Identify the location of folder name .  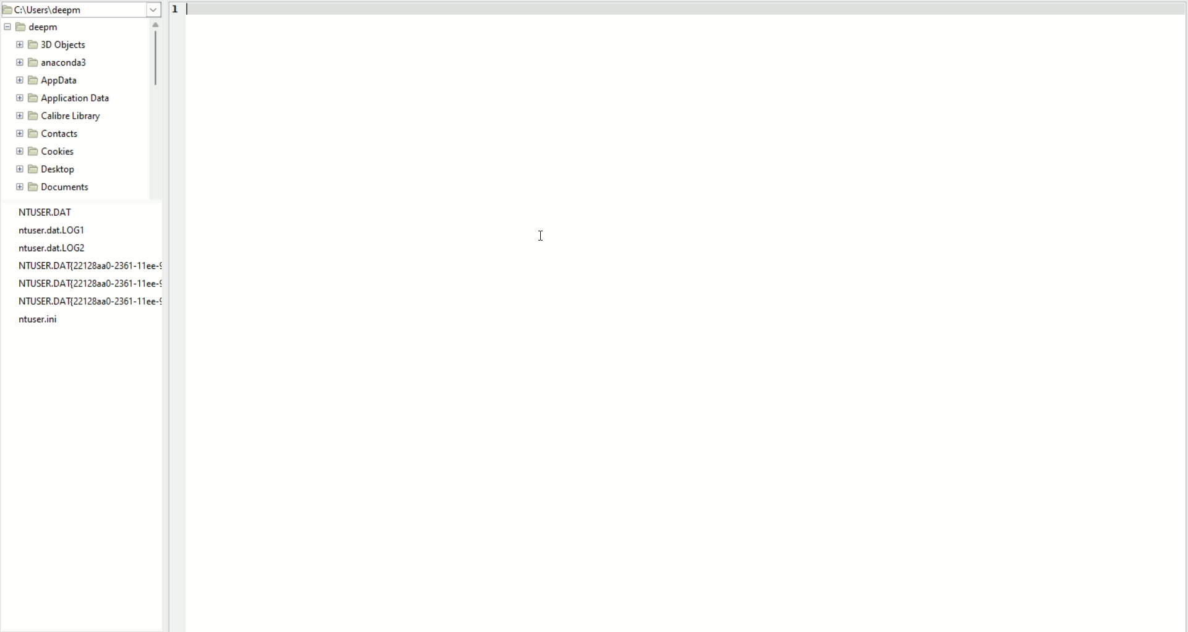
(34, 28).